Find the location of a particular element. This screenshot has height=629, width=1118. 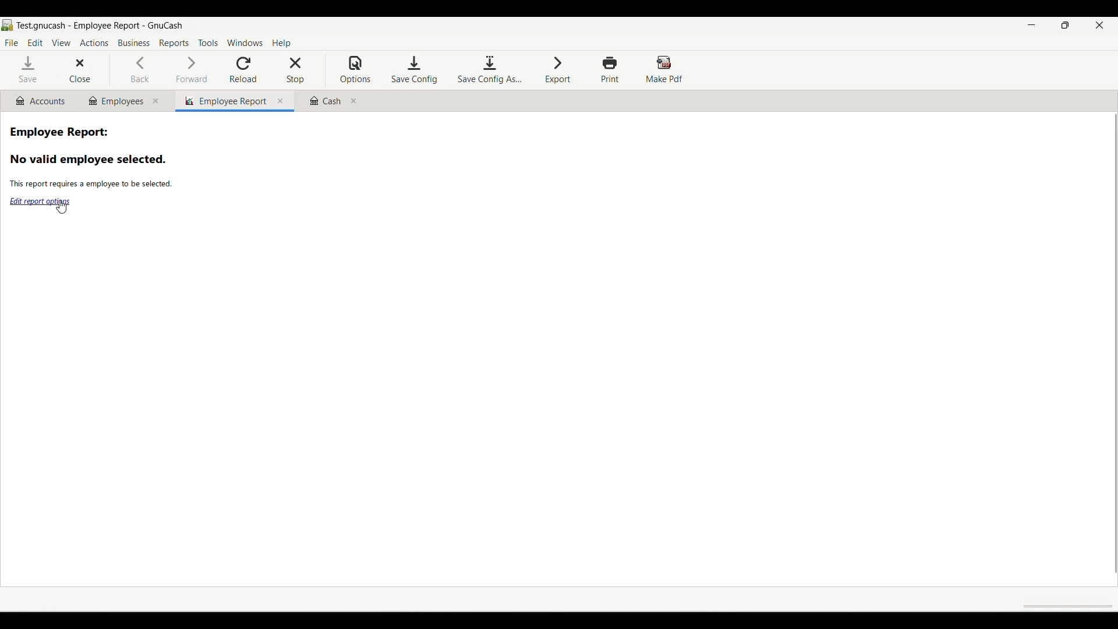

Tools is located at coordinates (208, 42).